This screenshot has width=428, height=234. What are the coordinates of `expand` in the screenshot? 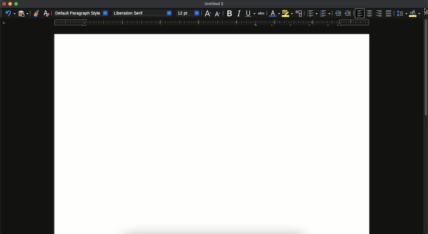 It's located at (425, 15).